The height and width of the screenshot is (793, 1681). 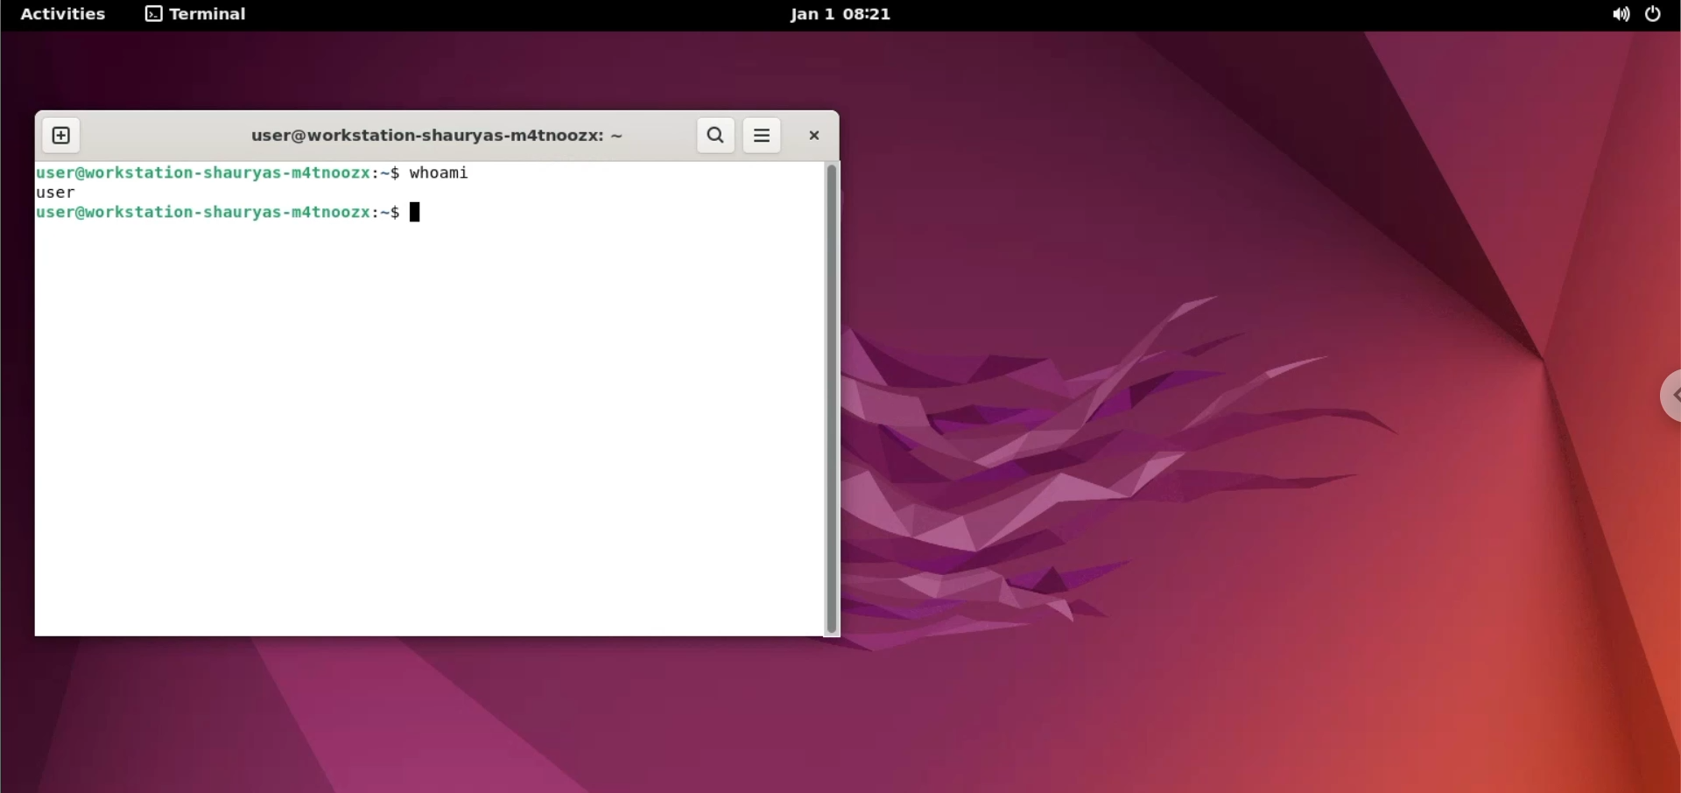 I want to click on user, so click(x=76, y=191).